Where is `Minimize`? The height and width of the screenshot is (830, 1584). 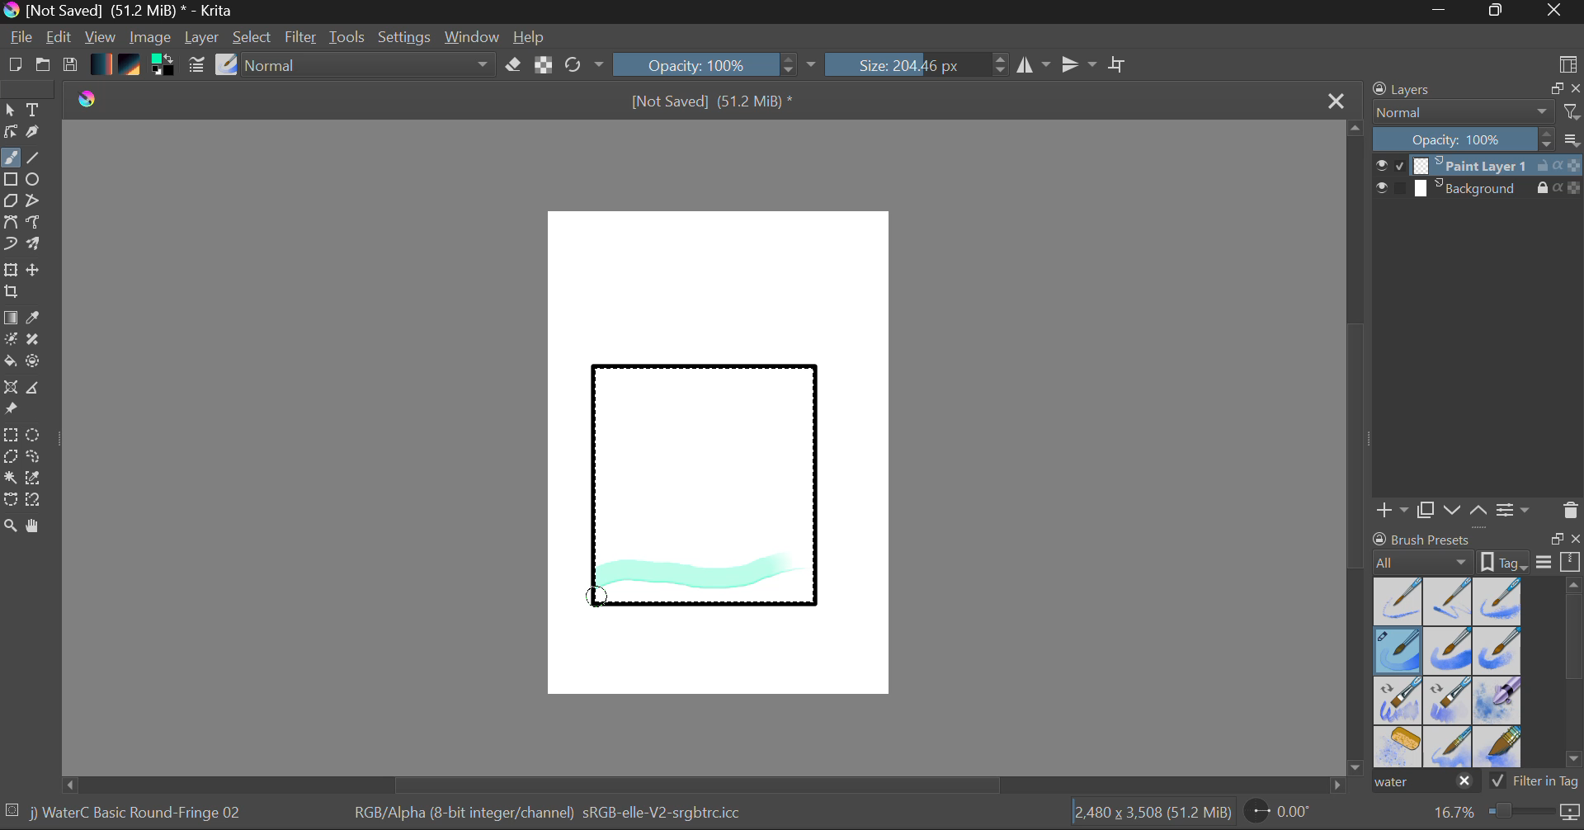
Minimize is located at coordinates (1499, 12).